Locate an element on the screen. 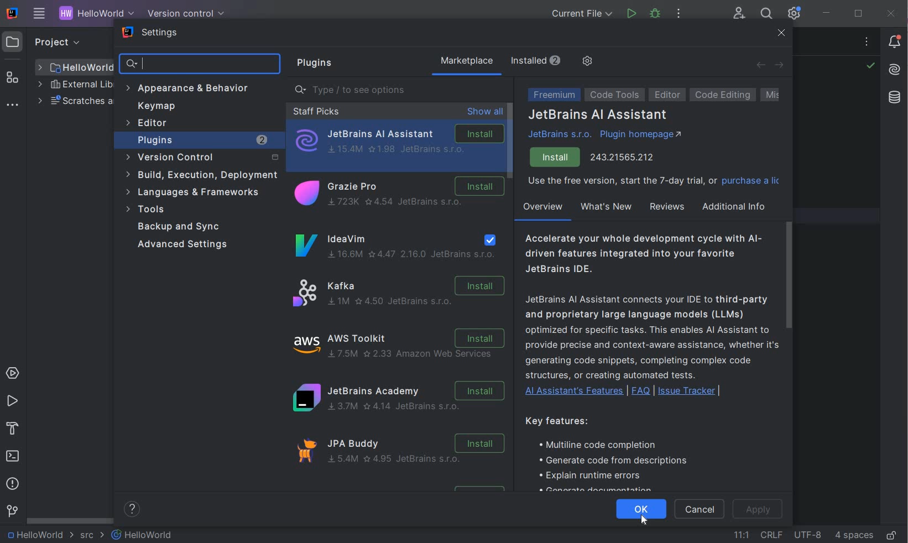  editor is located at coordinates (668, 95).